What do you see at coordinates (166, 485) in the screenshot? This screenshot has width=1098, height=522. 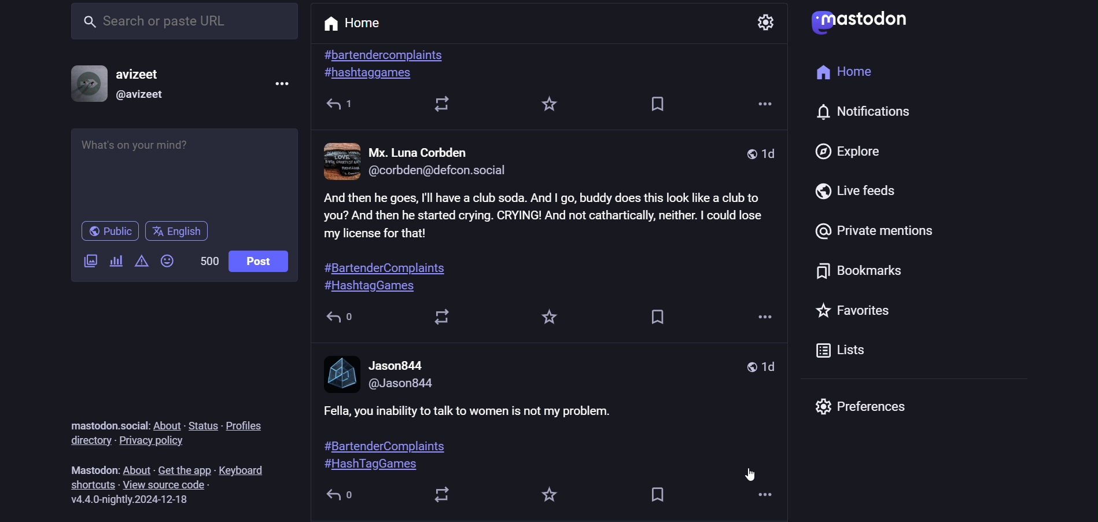 I see `view source code` at bounding box center [166, 485].